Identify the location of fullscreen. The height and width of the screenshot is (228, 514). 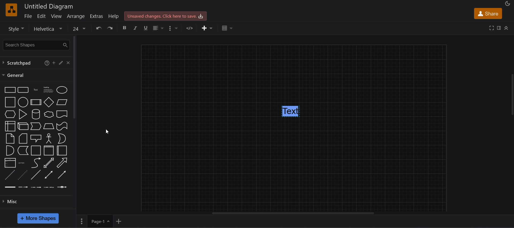
(492, 28).